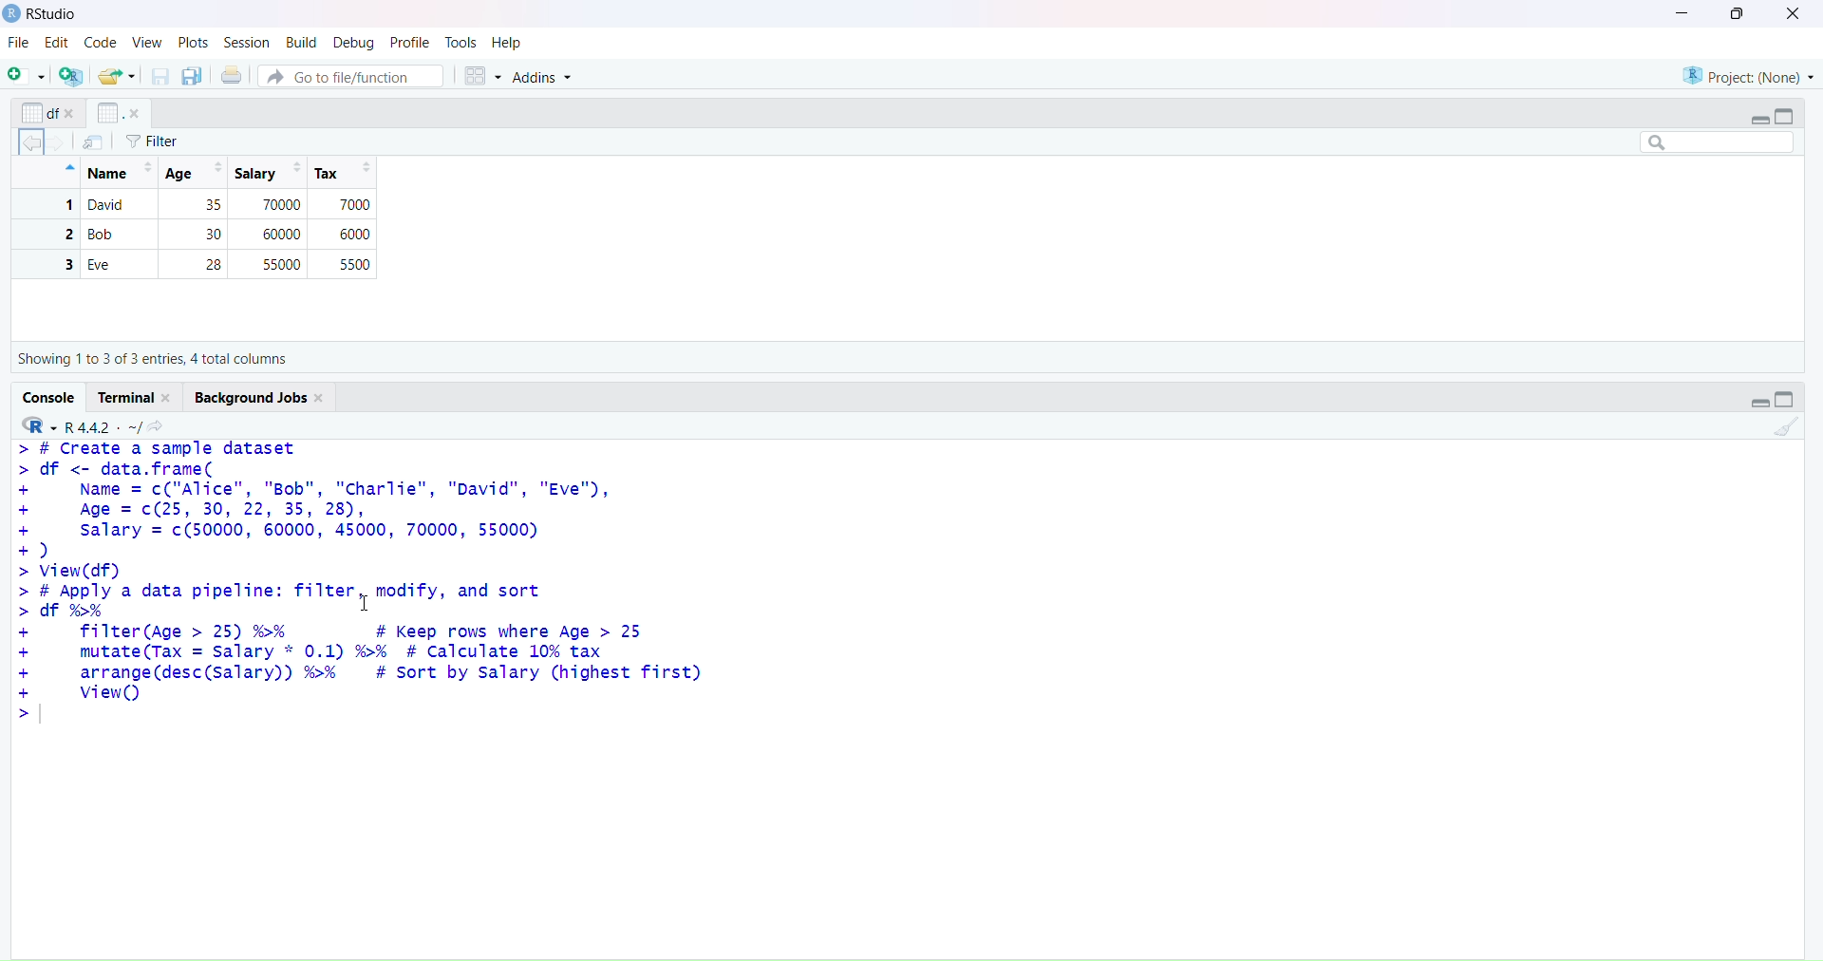 Image resolution: width=1823 pixels, height=961 pixels. What do you see at coordinates (1788, 427) in the screenshot?
I see `clear console` at bounding box center [1788, 427].